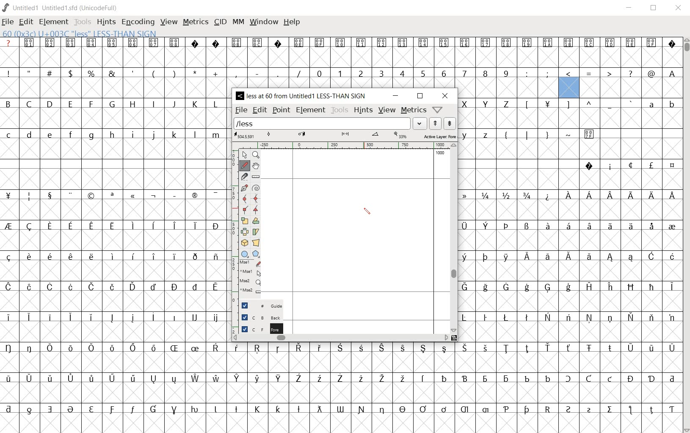 Image resolution: width=690 pixels, height=433 pixels. Describe the element at coordinates (106, 22) in the screenshot. I see `hints` at that location.